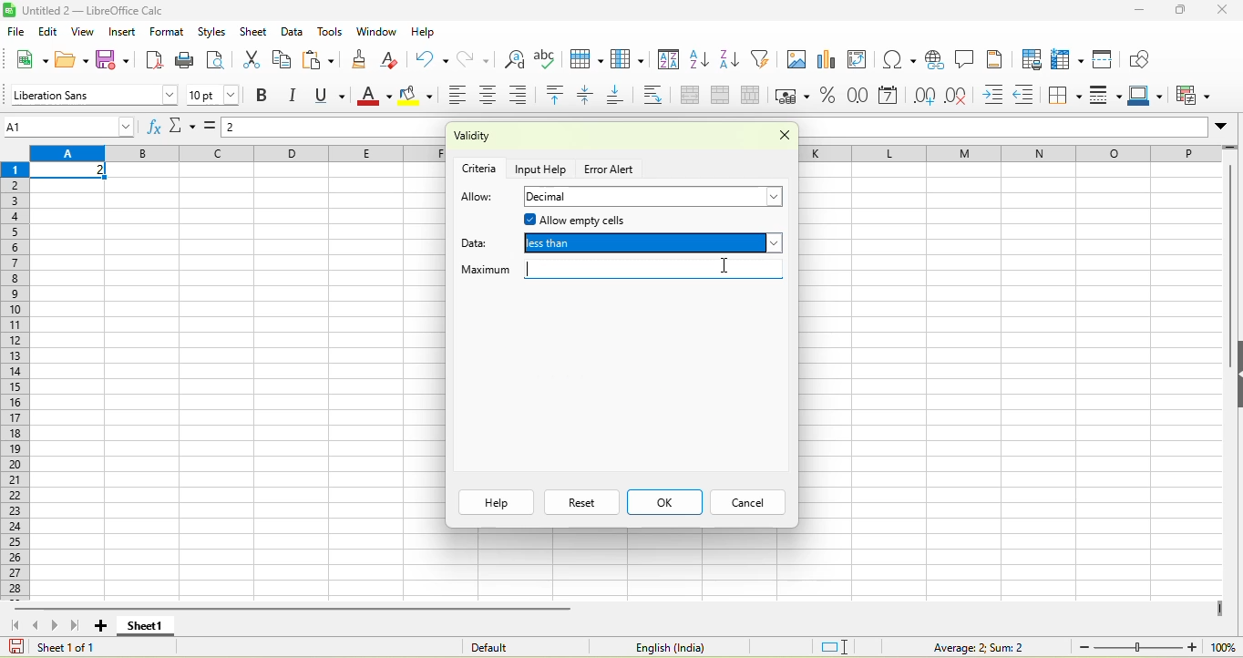 The image size is (1243, 658). What do you see at coordinates (669, 62) in the screenshot?
I see `sort` at bounding box center [669, 62].